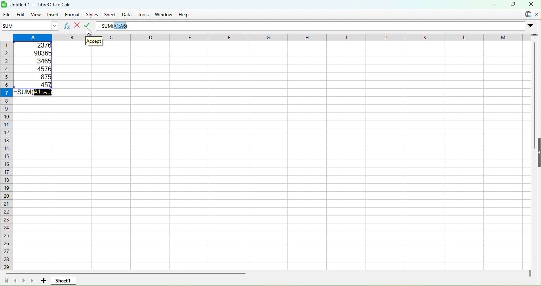  Describe the element at coordinates (77, 25) in the screenshot. I see `Reject` at that location.